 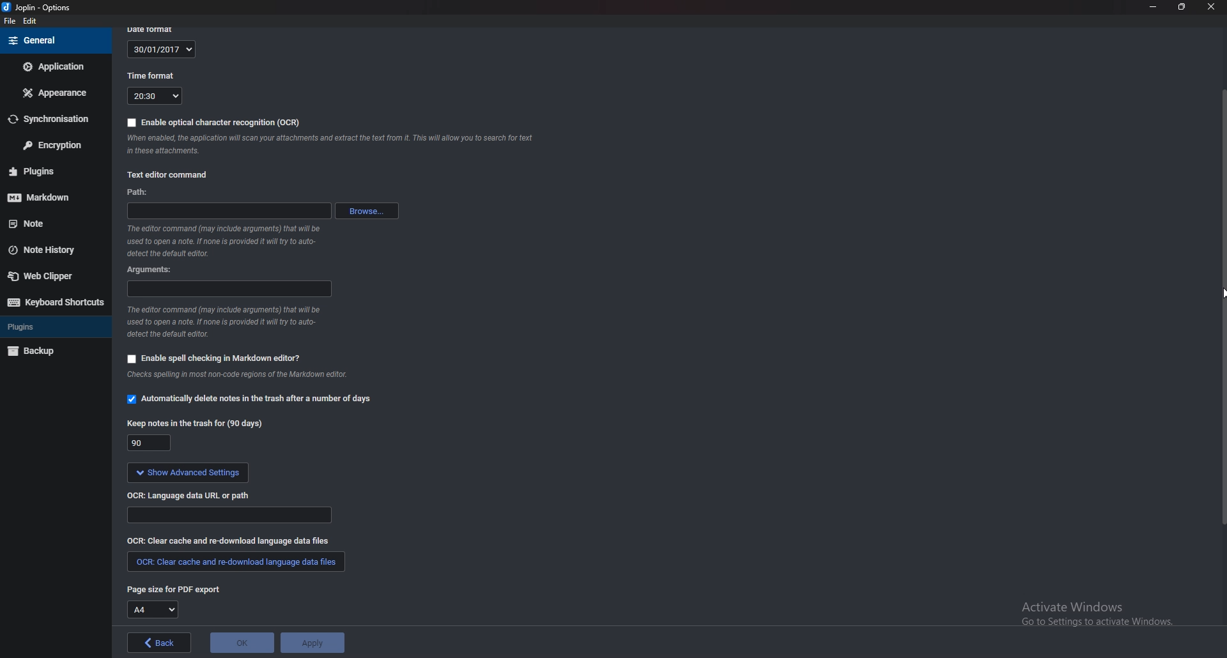 What do you see at coordinates (169, 175) in the screenshot?
I see `Text editor command` at bounding box center [169, 175].